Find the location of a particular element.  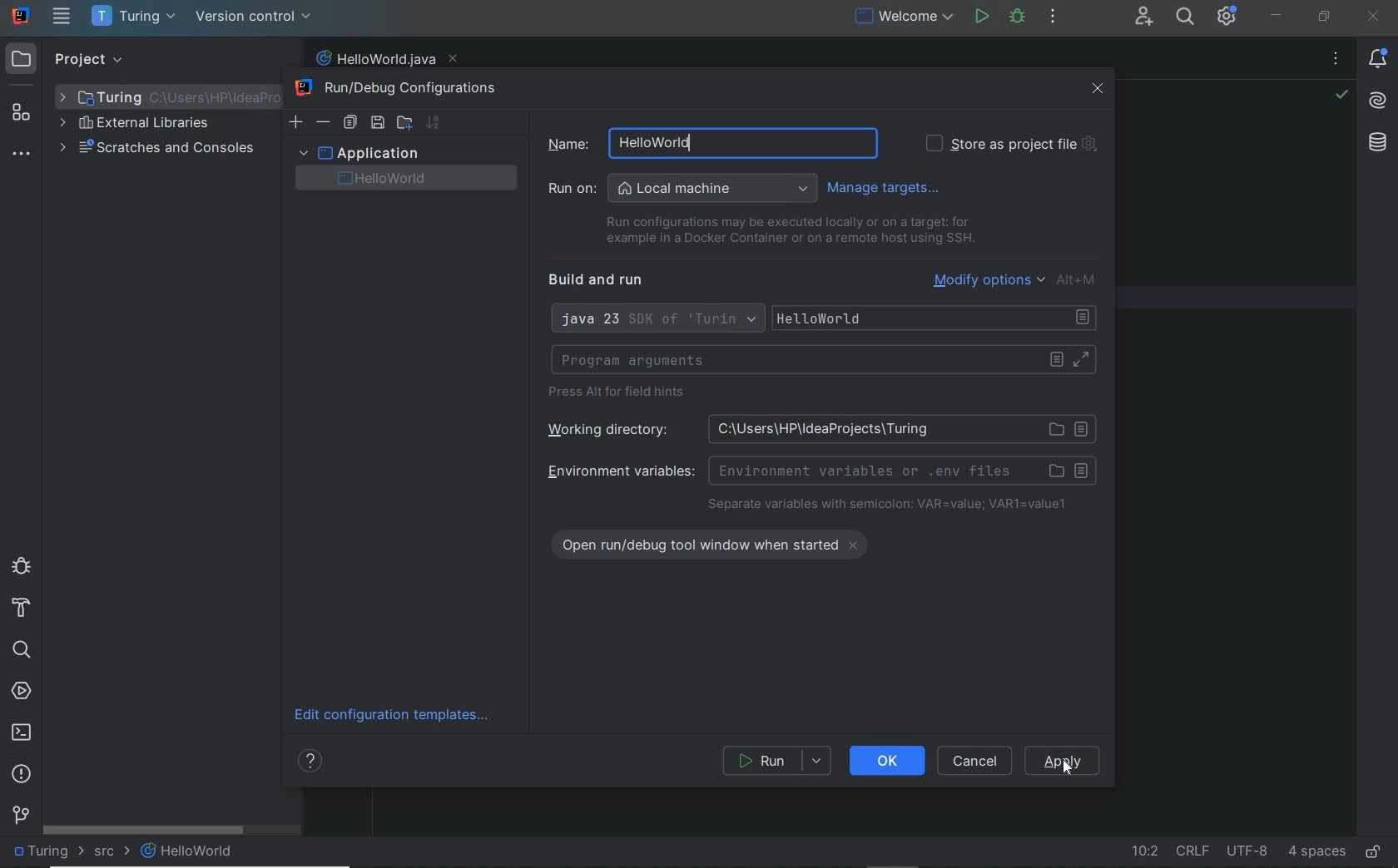

java 23 is located at coordinates (656, 320).